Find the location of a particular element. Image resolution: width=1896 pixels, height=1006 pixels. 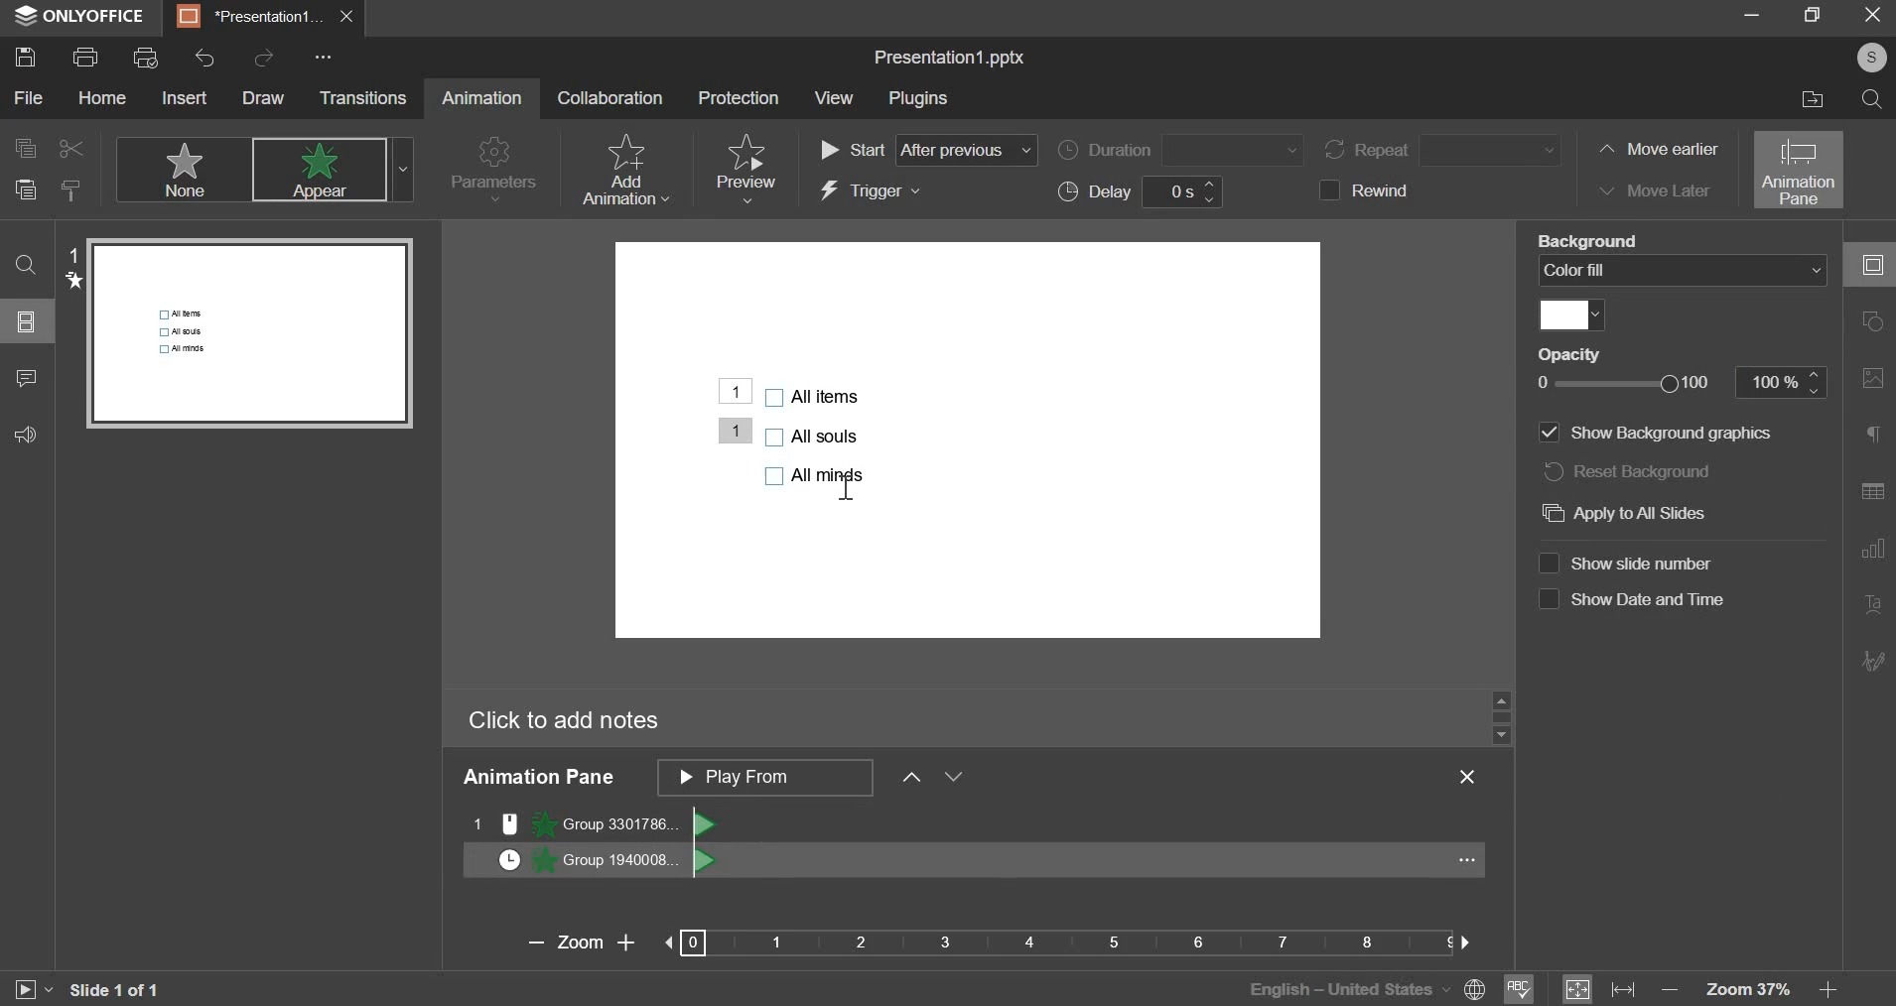

fit is located at coordinates (1599, 987).